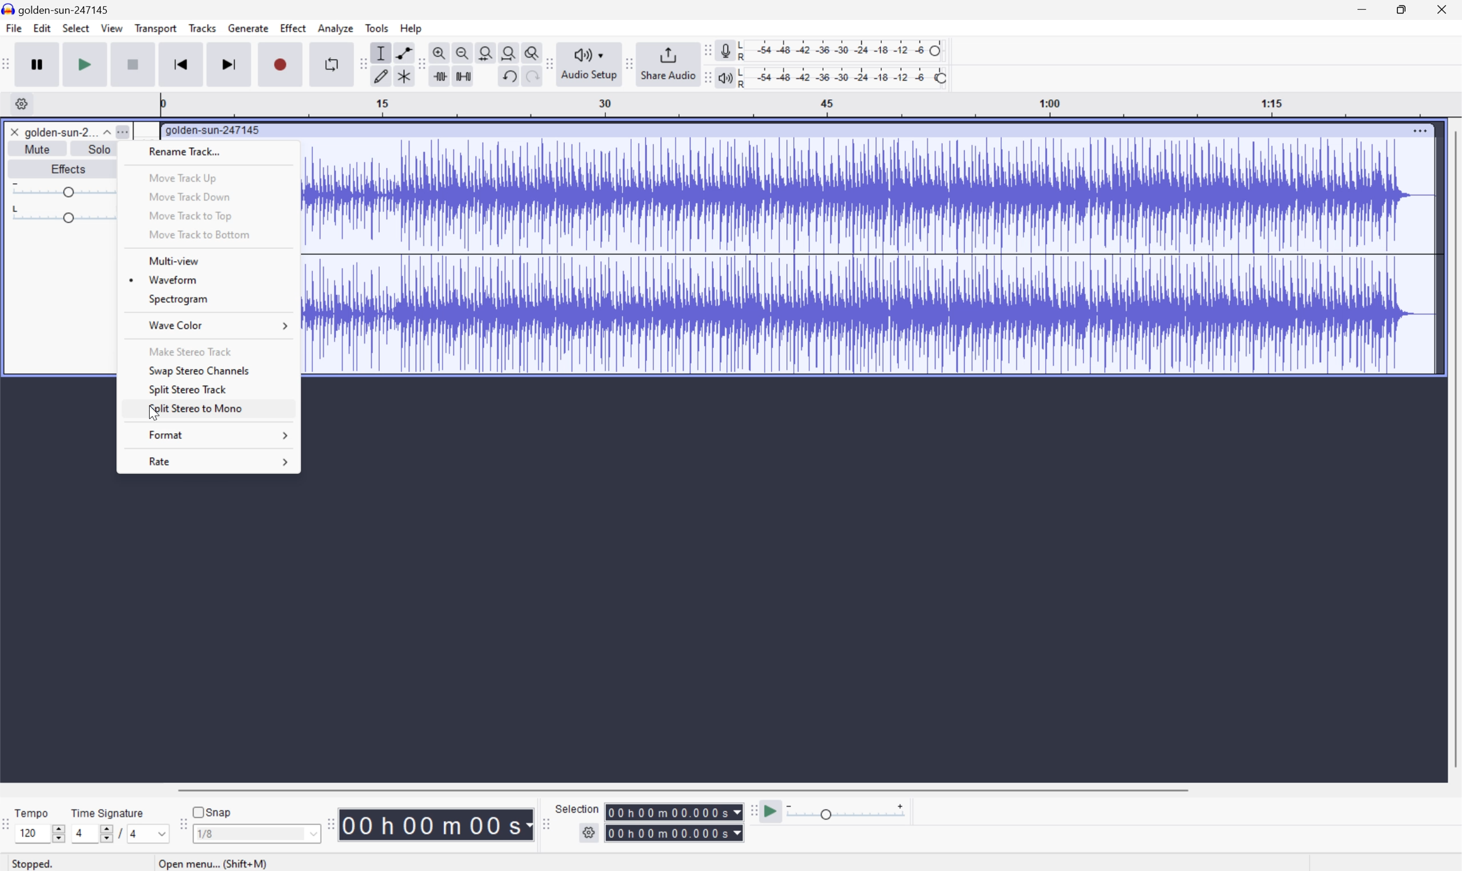  I want to click on cursor, so click(154, 416).